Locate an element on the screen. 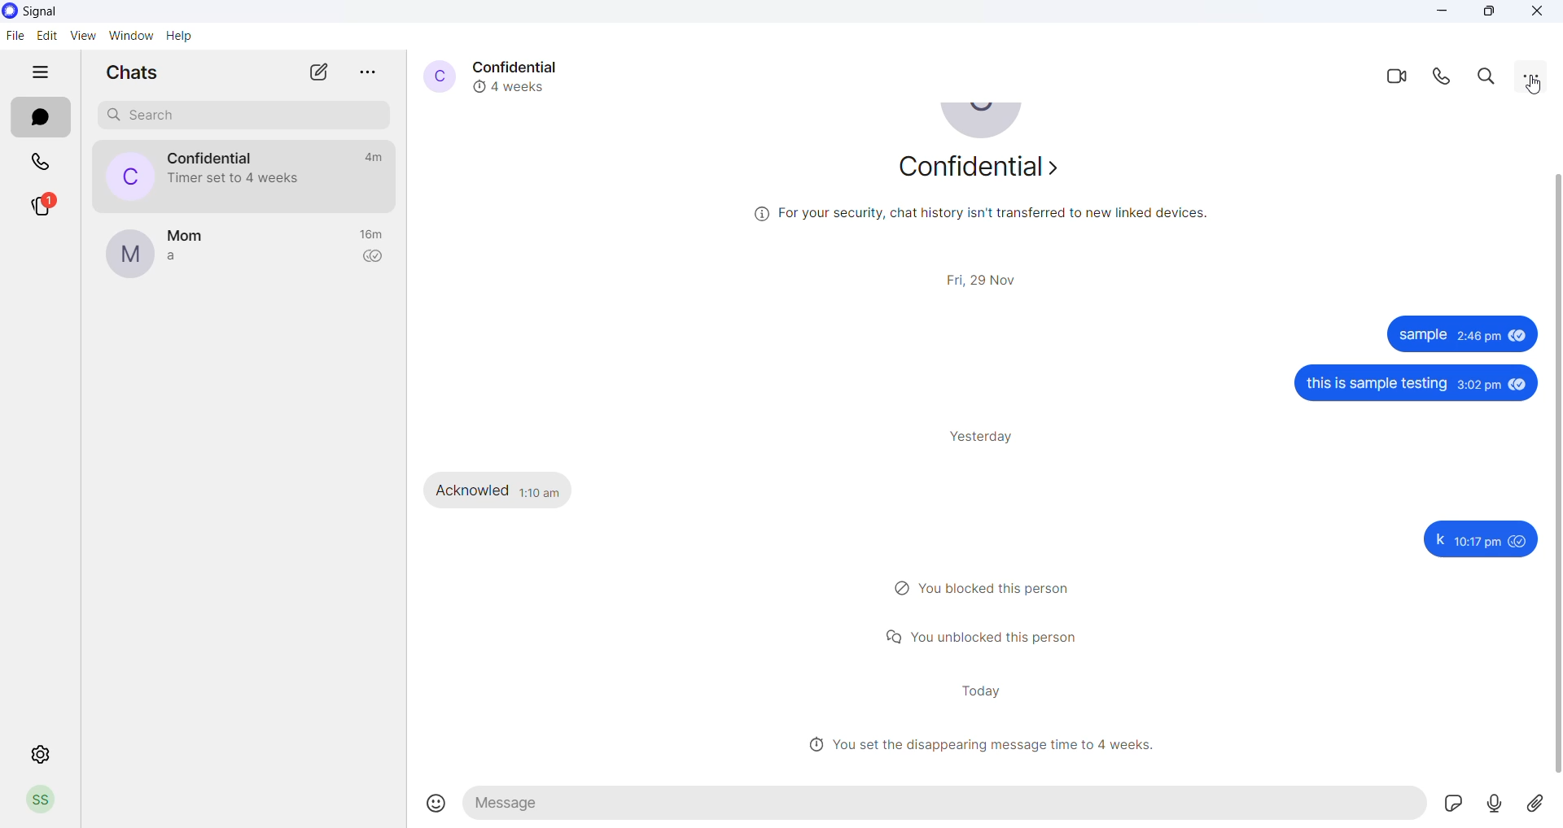 The image size is (1563, 828). received messages is located at coordinates (512, 489).